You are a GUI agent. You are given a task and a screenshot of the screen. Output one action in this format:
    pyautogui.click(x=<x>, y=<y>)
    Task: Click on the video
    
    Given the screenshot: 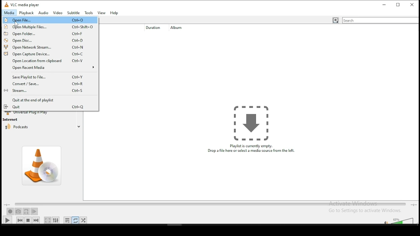 What is the action you would take?
    pyautogui.click(x=58, y=13)
    